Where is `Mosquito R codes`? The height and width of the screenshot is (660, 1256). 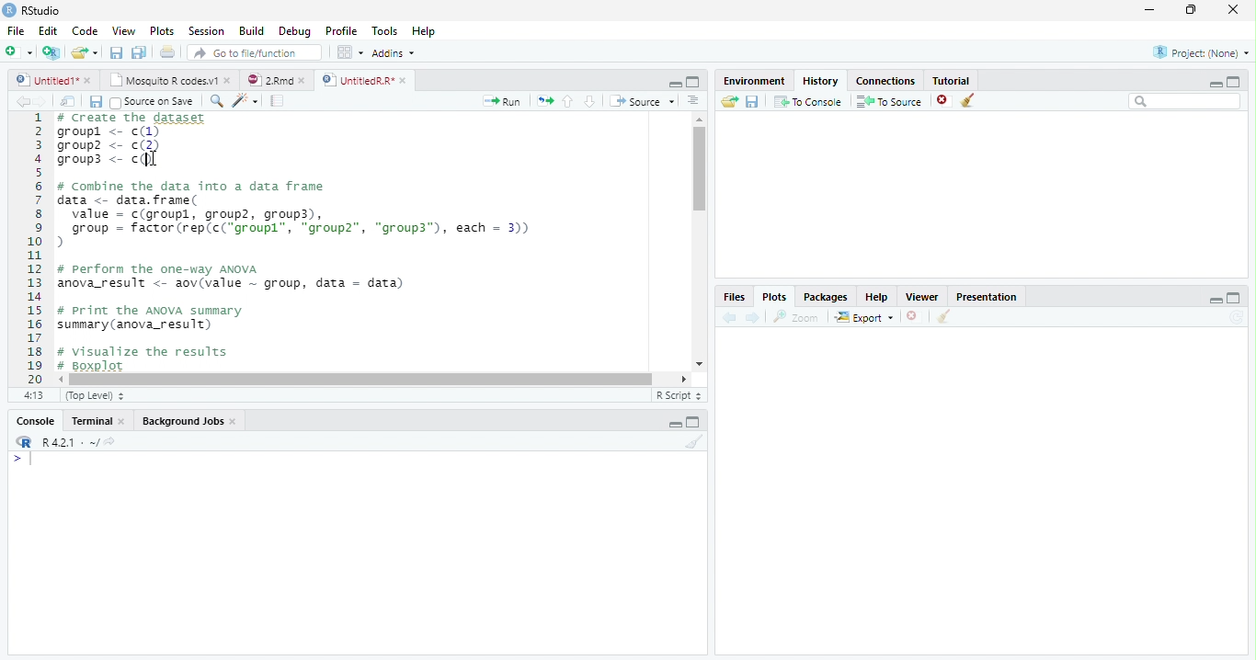 Mosquito R codes is located at coordinates (169, 80).